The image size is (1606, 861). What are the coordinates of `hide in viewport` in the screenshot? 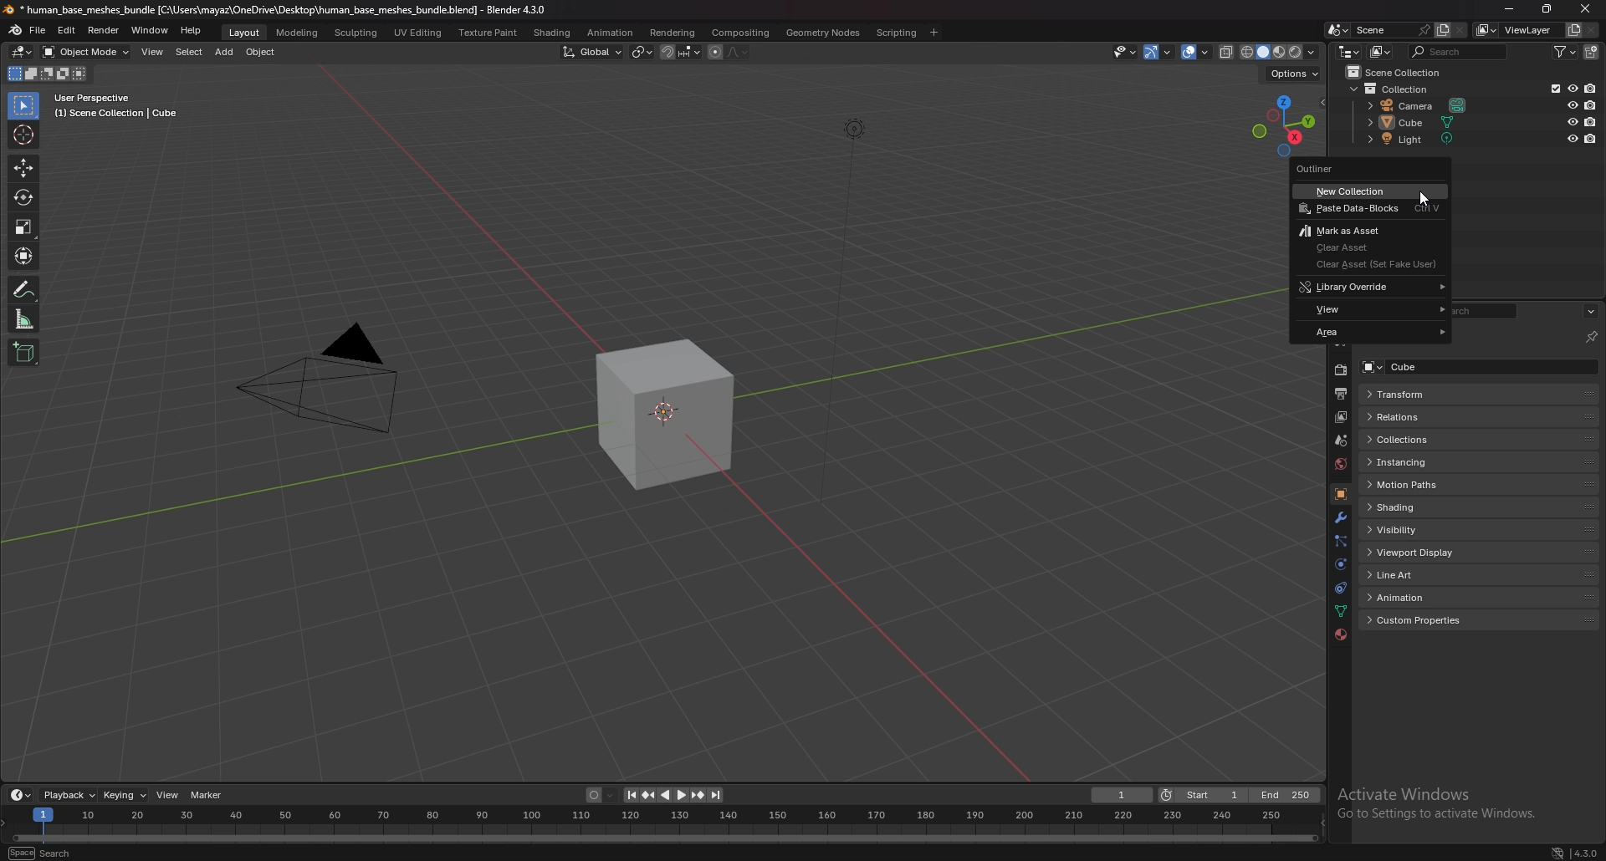 It's located at (1572, 88).